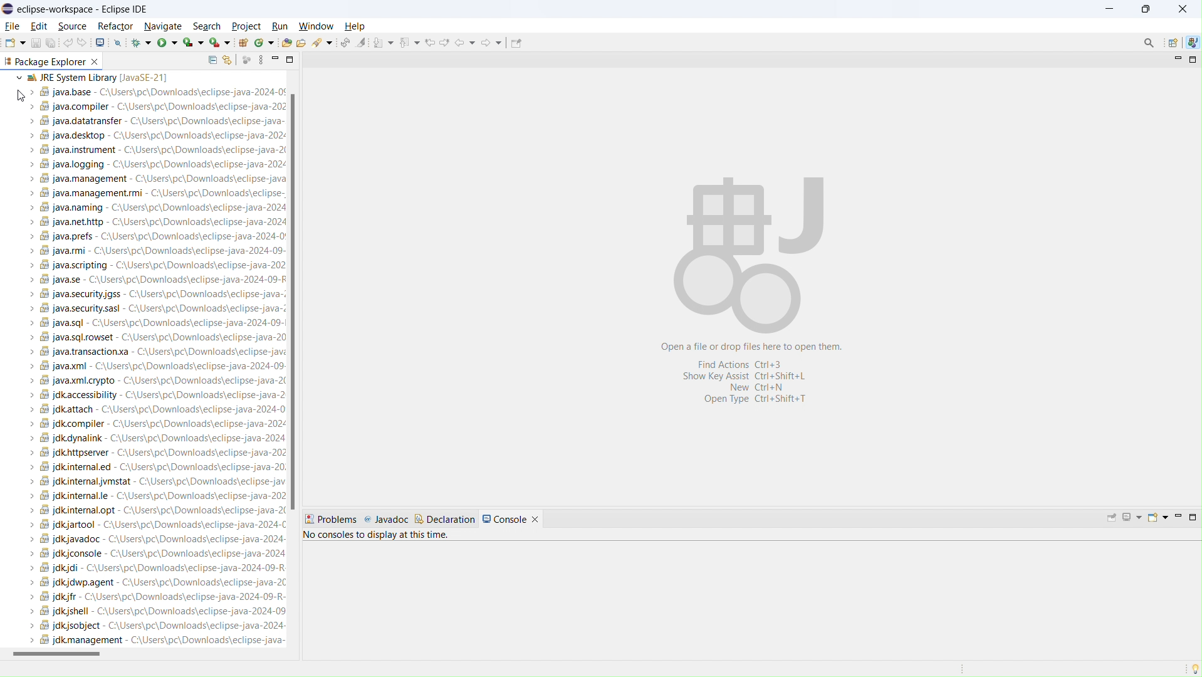  Describe the element at coordinates (1132, 518) in the screenshot. I see `display selected console` at that location.